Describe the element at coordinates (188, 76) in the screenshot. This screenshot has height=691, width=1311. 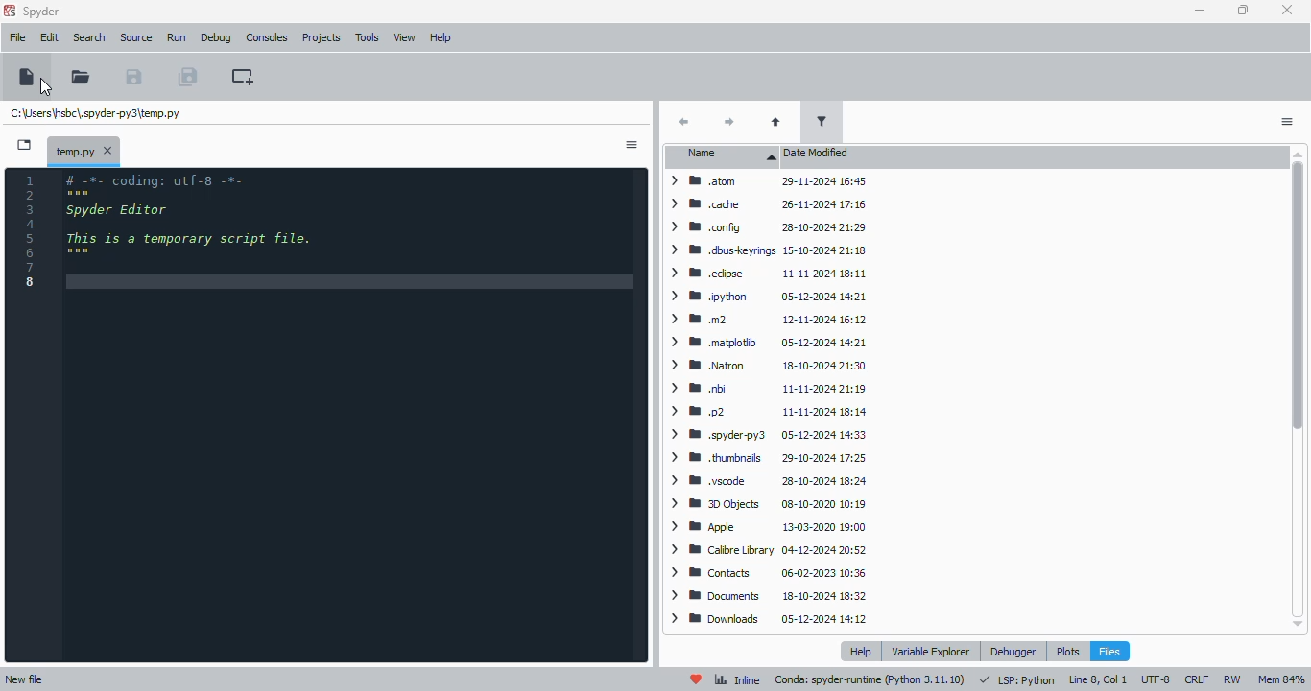
I see `save all files` at that location.